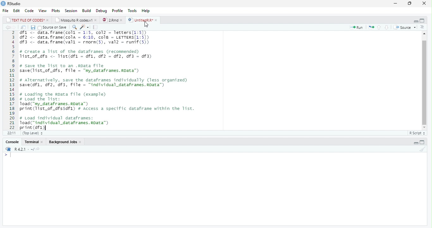  Describe the element at coordinates (422, 27) in the screenshot. I see `Outline` at that location.